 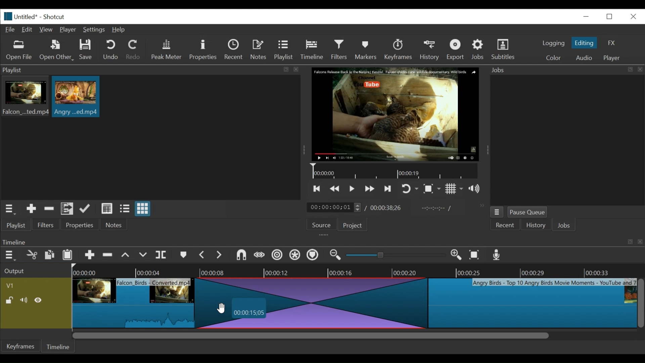 What do you see at coordinates (567, 140) in the screenshot?
I see `jobs panel` at bounding box center [567, 140].